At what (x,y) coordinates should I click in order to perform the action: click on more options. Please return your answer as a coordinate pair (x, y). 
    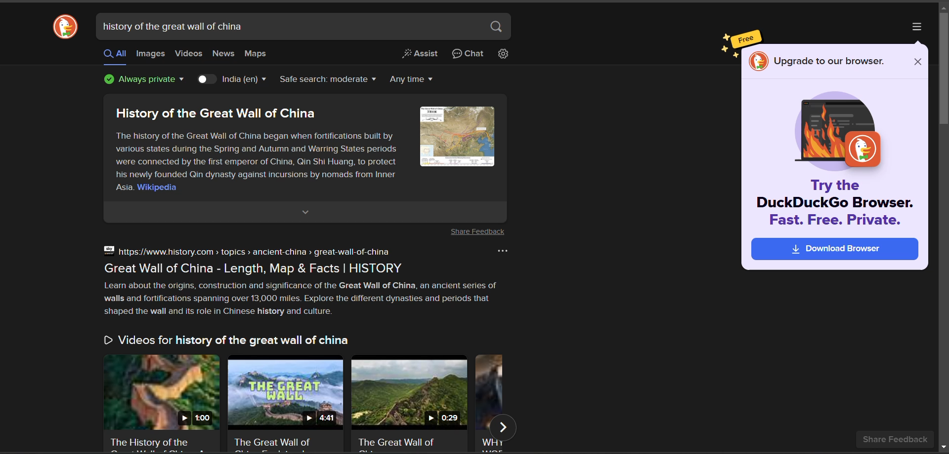
    Looking at the image, I should click on (504, 250).